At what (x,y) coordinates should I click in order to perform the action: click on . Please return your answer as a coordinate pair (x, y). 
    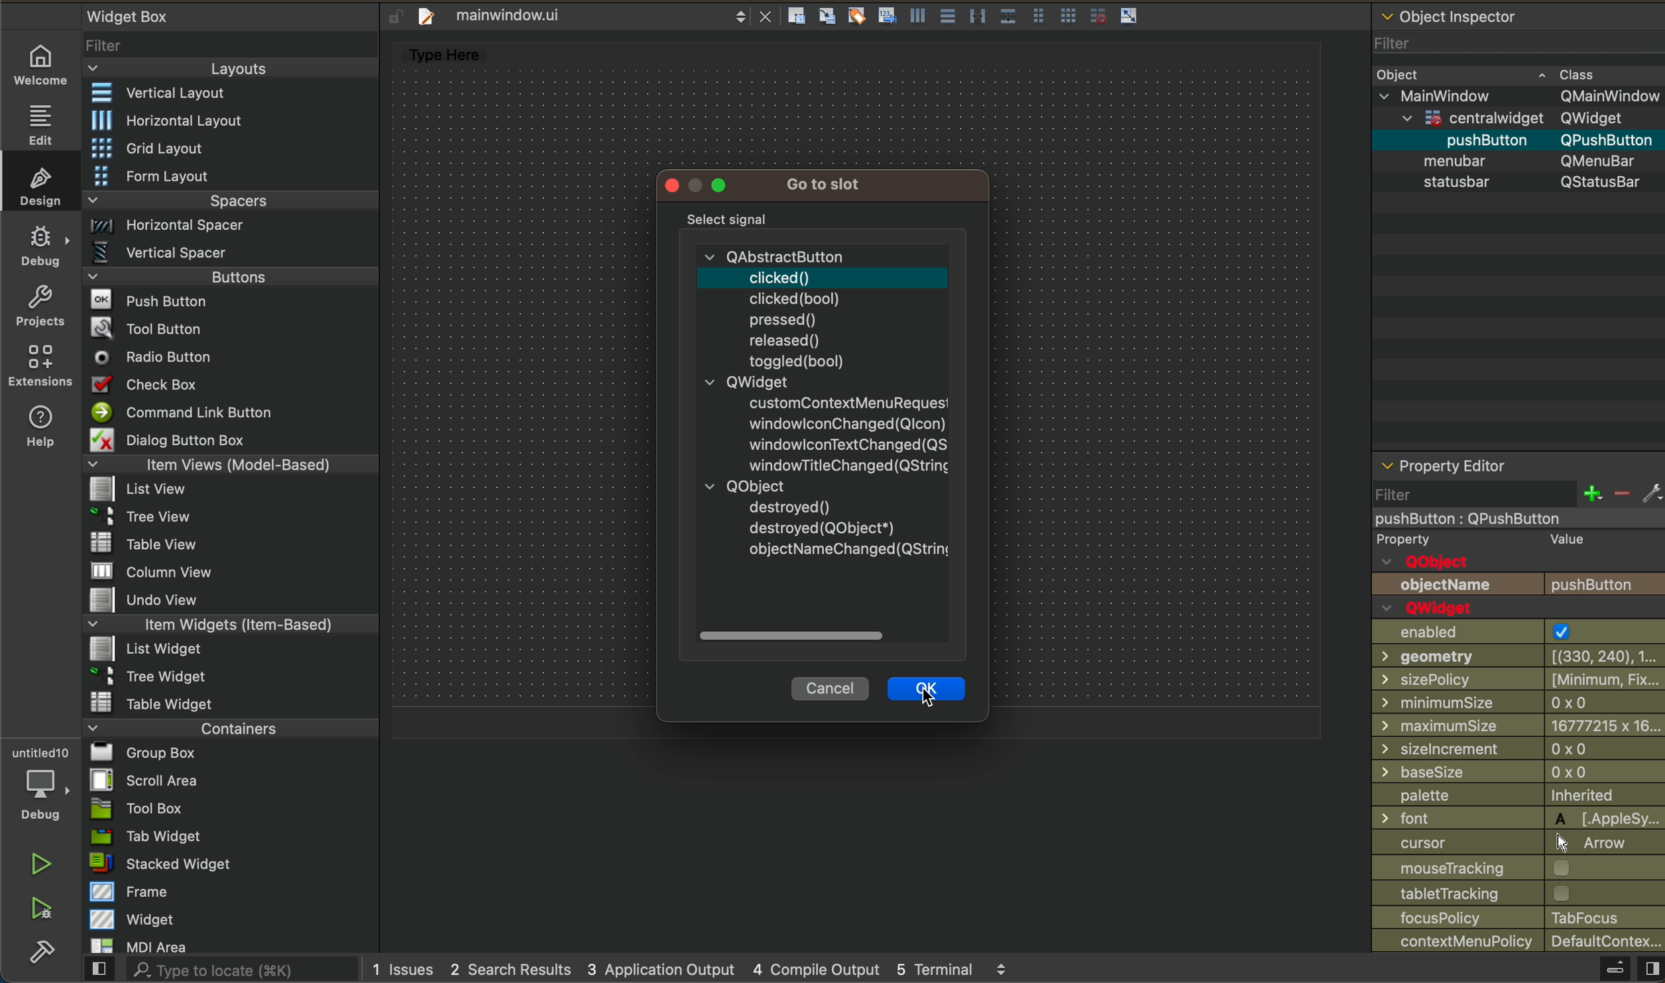
    Looking at the image, I should click on (1529, 162).